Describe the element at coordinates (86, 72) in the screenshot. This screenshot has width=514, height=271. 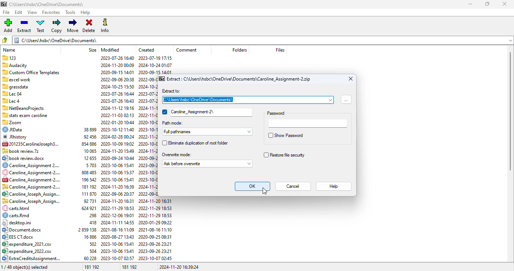
I see `| ™1 Custom Office Templates 2020-09-15 14:01 2020-09-15 14:01` at that location.